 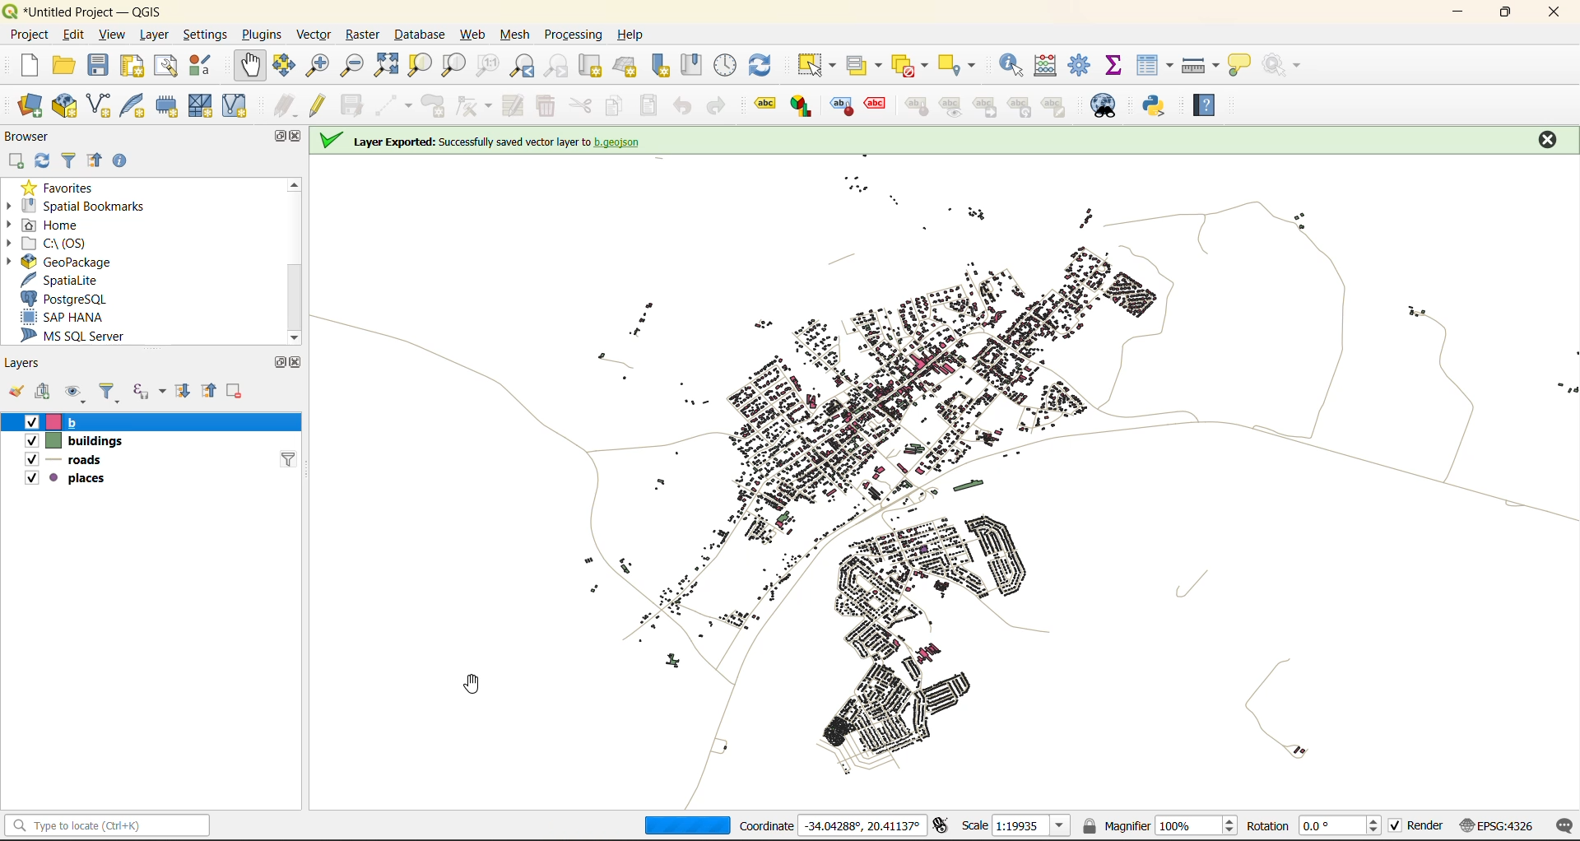 What do you see at coordinates (110, 826) in the screenshot?
I see `status  bar` at bounding box center [110, 826].